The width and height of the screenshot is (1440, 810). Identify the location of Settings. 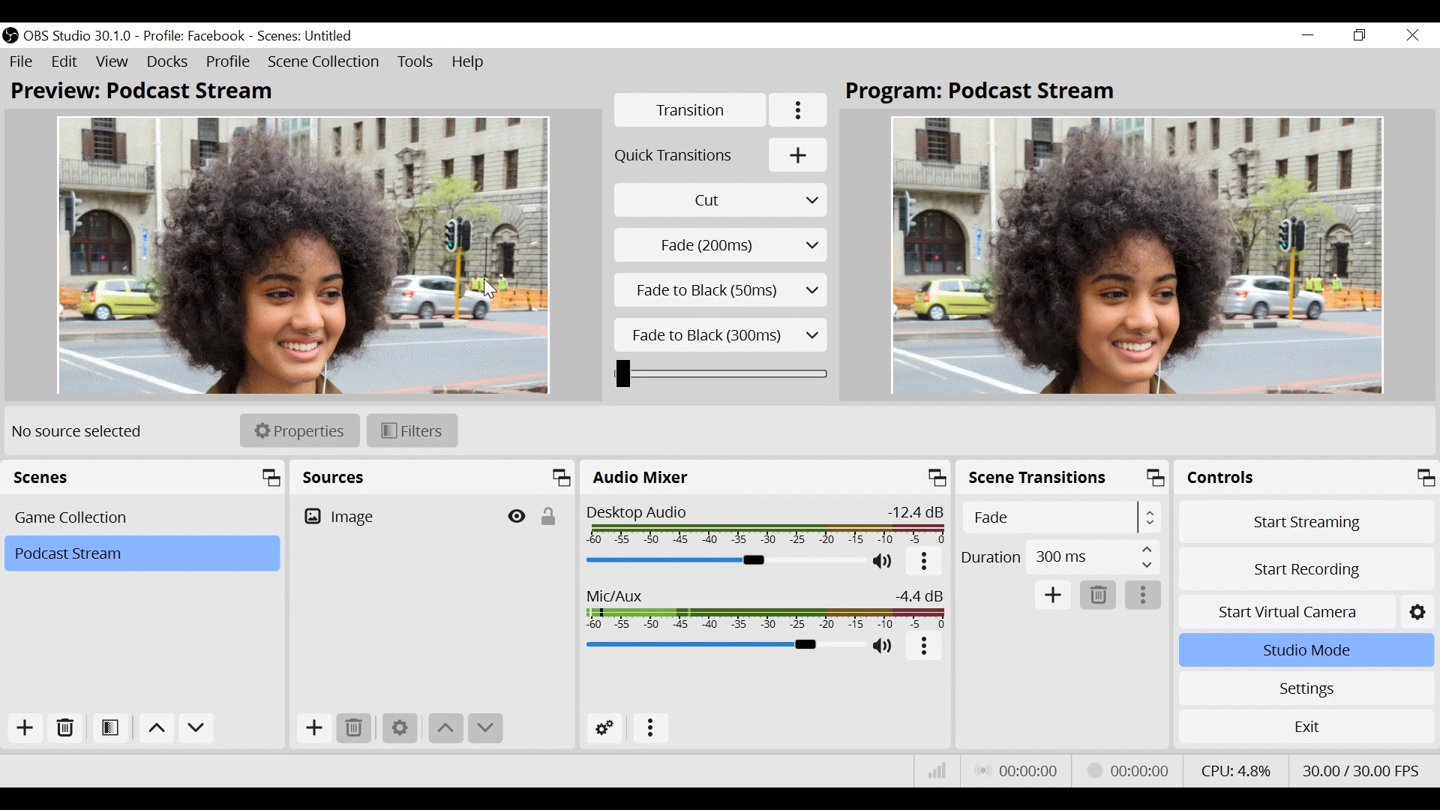
(1304, 688).